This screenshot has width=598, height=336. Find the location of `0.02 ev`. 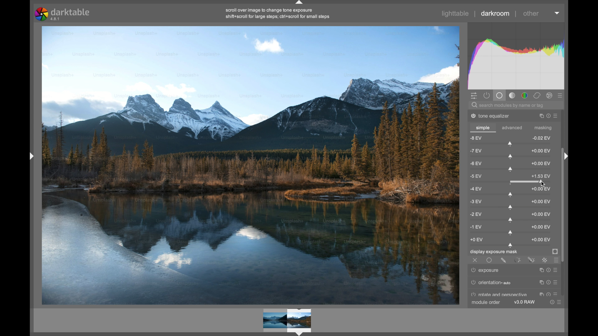

0.02 ev is located at coordinates (542, 138).